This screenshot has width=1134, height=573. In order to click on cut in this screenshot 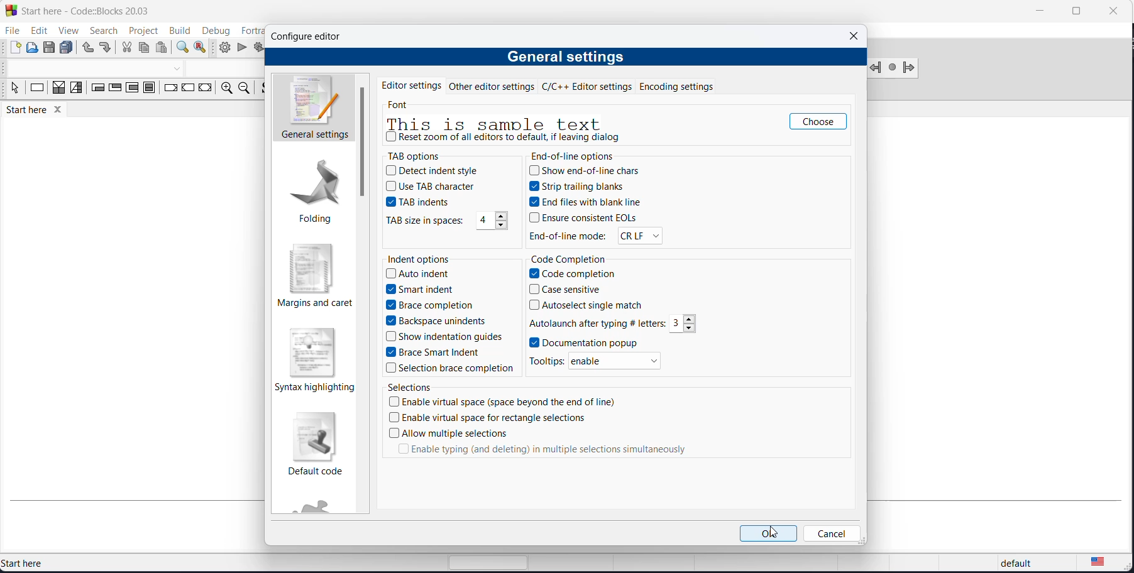, I will do `click(126, 49)`.